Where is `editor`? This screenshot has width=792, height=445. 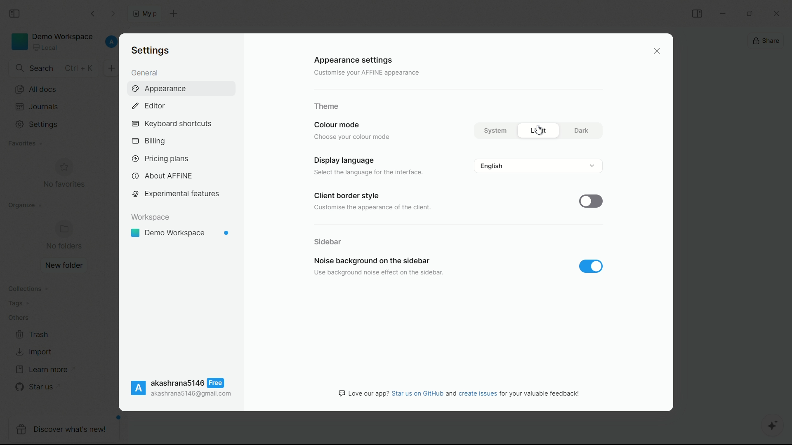 editor is located at coordinates (148, 106).